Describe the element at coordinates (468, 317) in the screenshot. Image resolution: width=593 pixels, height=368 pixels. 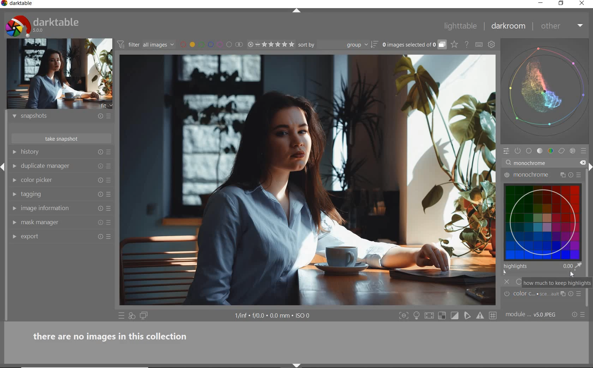
I see `toggle softproofing` at that location.